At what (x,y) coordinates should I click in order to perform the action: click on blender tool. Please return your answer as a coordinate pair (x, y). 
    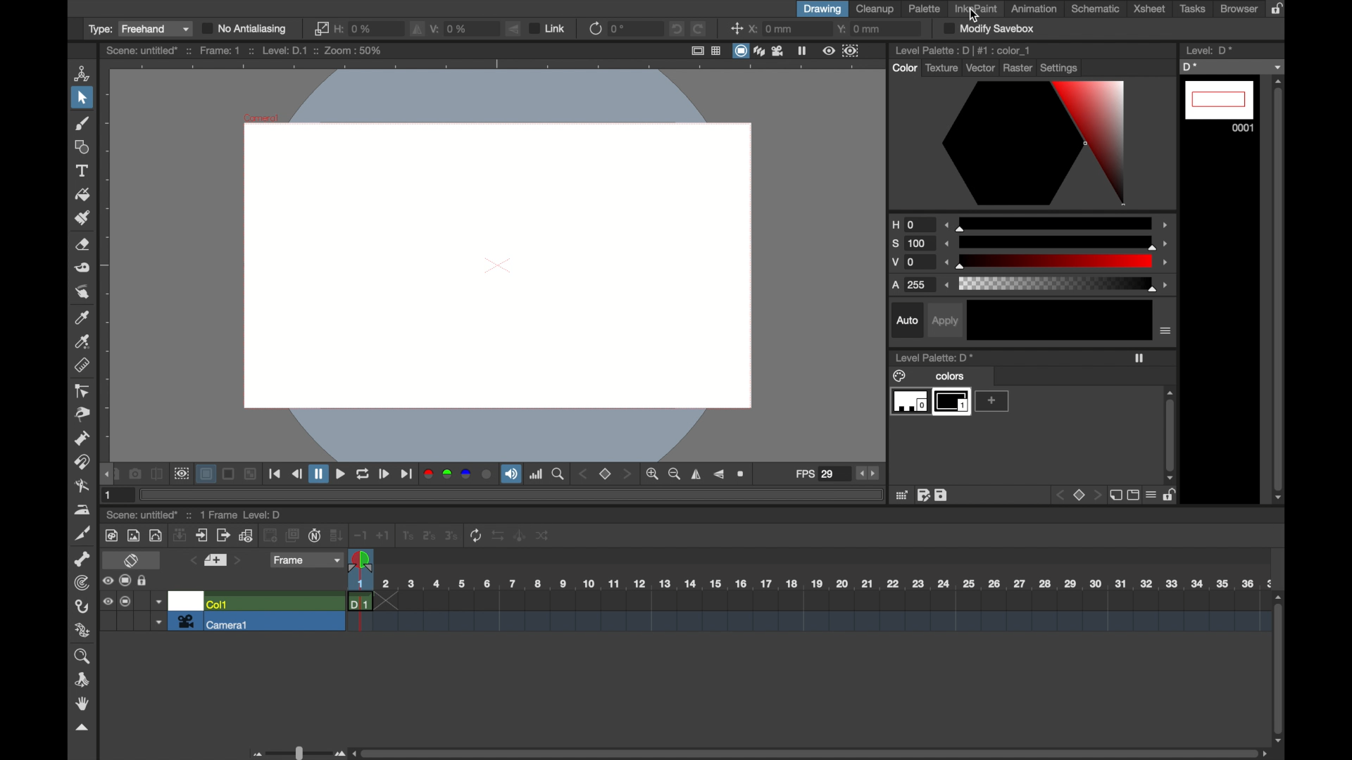
    Looking at the image, I should click on (81, 486).